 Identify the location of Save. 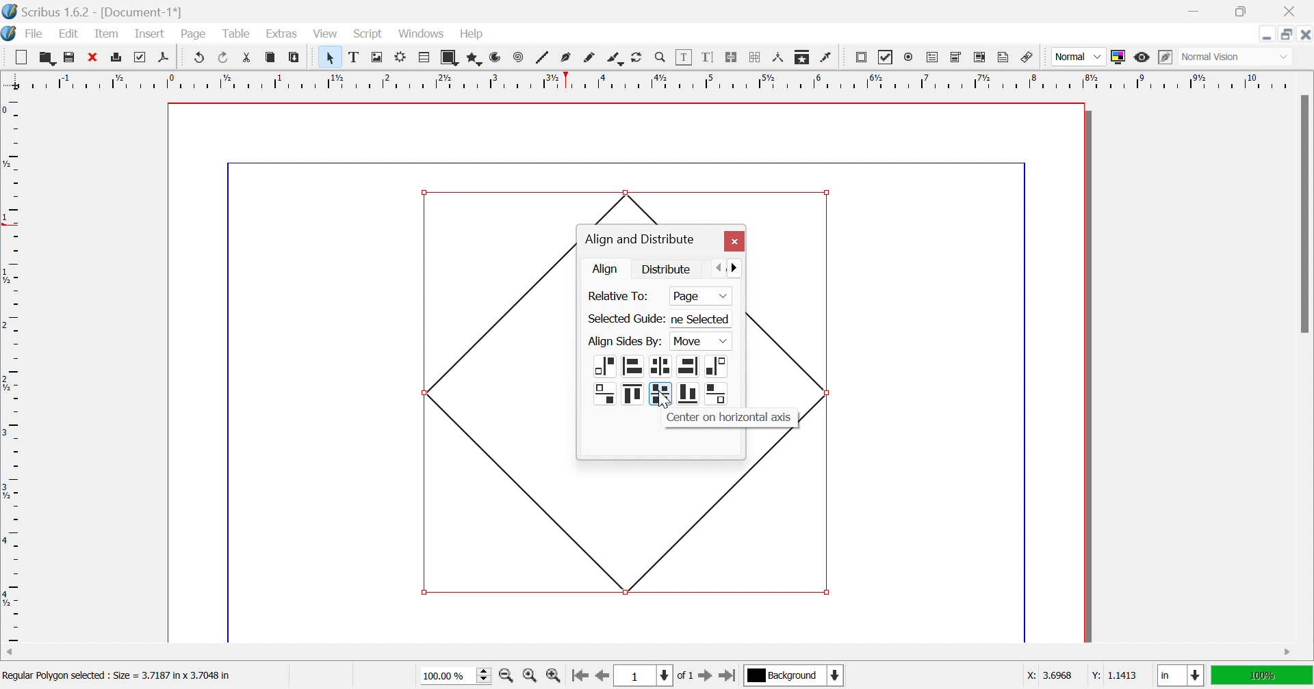
(66, 55).